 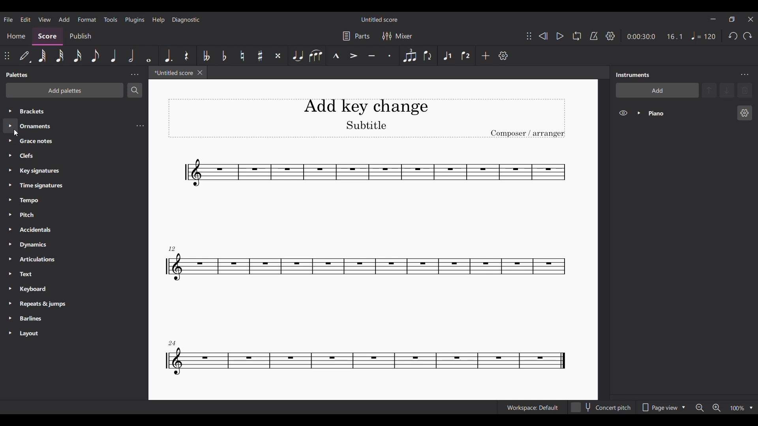 I want to click on Change position of toolbar attached, so click(x=529, y=36).